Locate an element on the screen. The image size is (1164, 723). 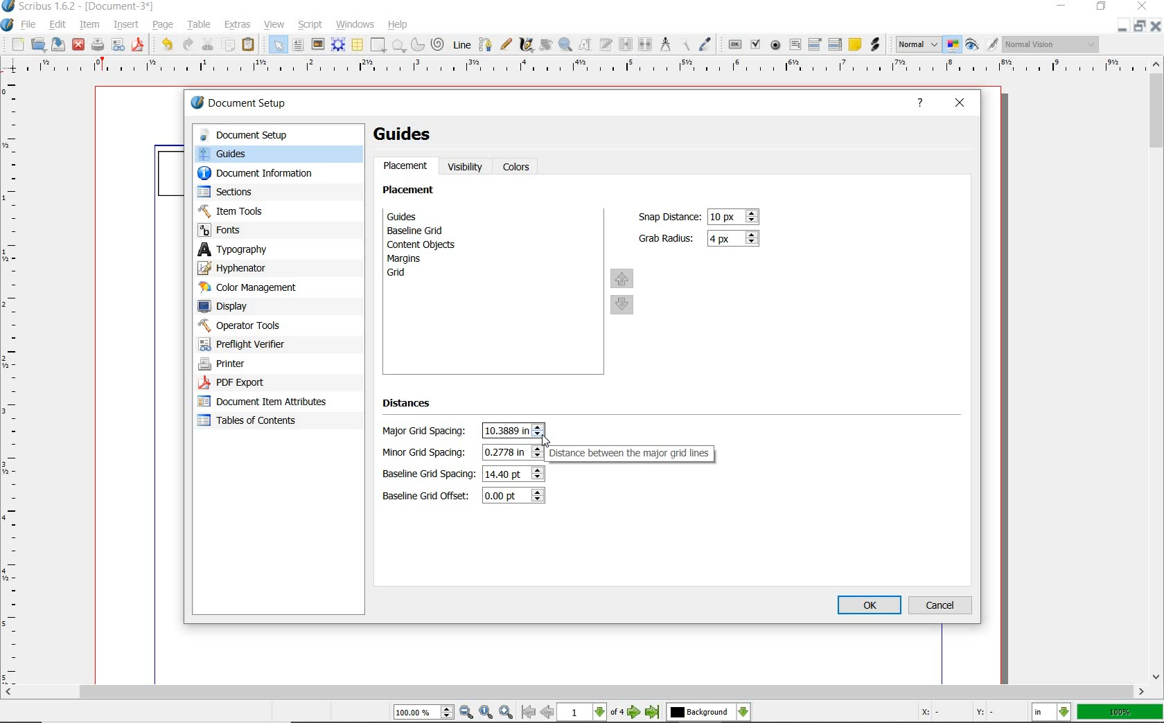
text frame is located at coordinates (299, 46).